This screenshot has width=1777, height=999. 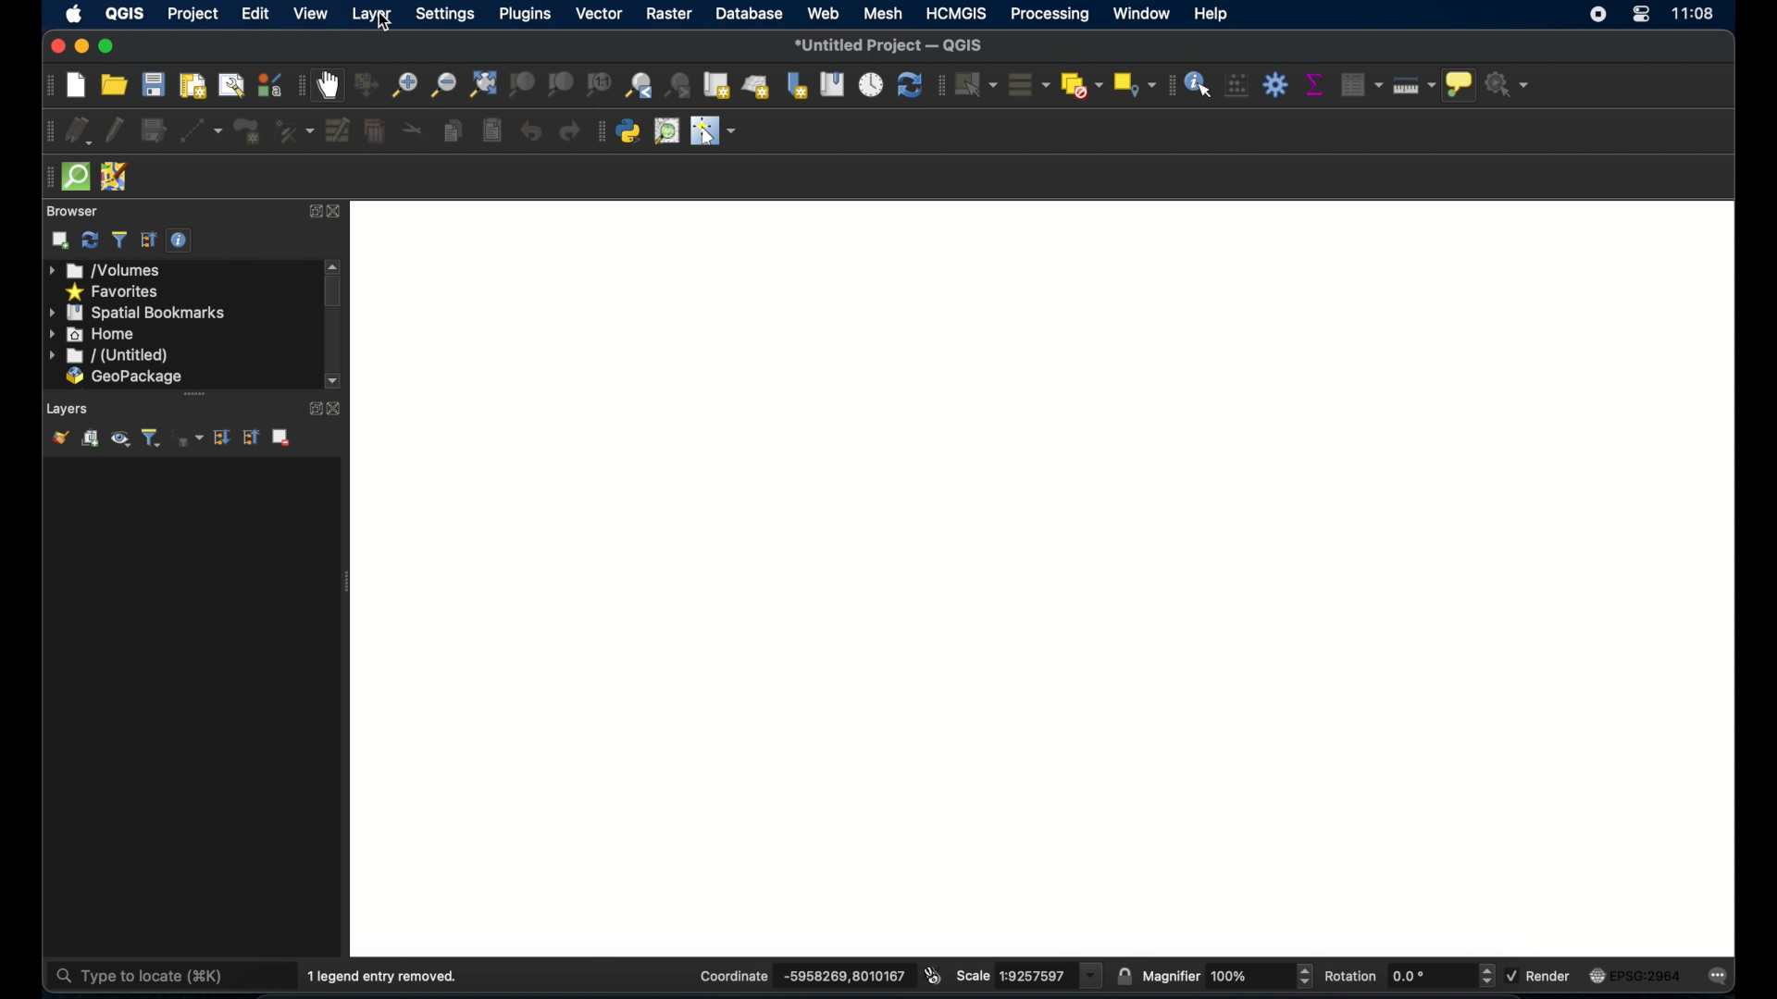 I want to click on pan map to selection, so click(x=368, y=85).